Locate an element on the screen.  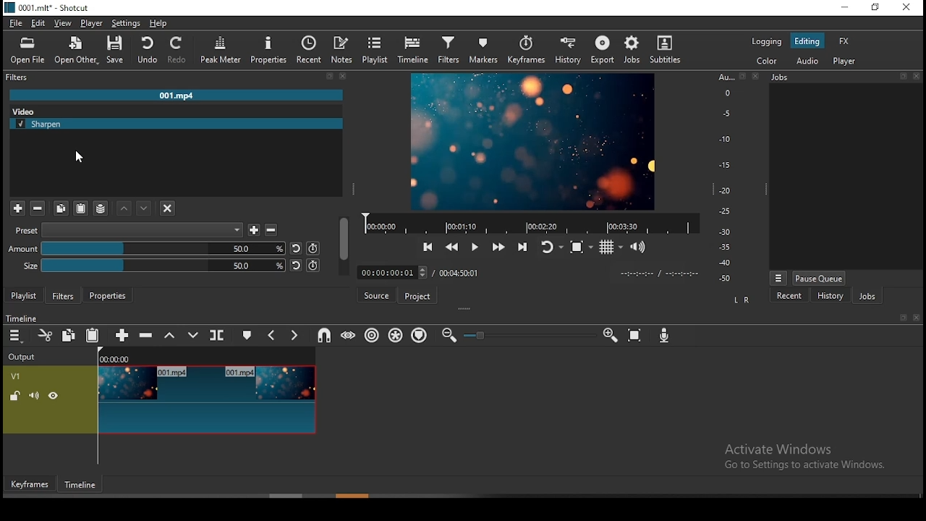
lift is located at coordinates (171, 336).